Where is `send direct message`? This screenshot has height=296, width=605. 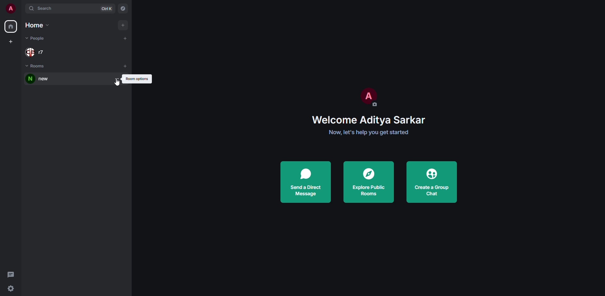 send direct message is located at coordinates (305, 182).